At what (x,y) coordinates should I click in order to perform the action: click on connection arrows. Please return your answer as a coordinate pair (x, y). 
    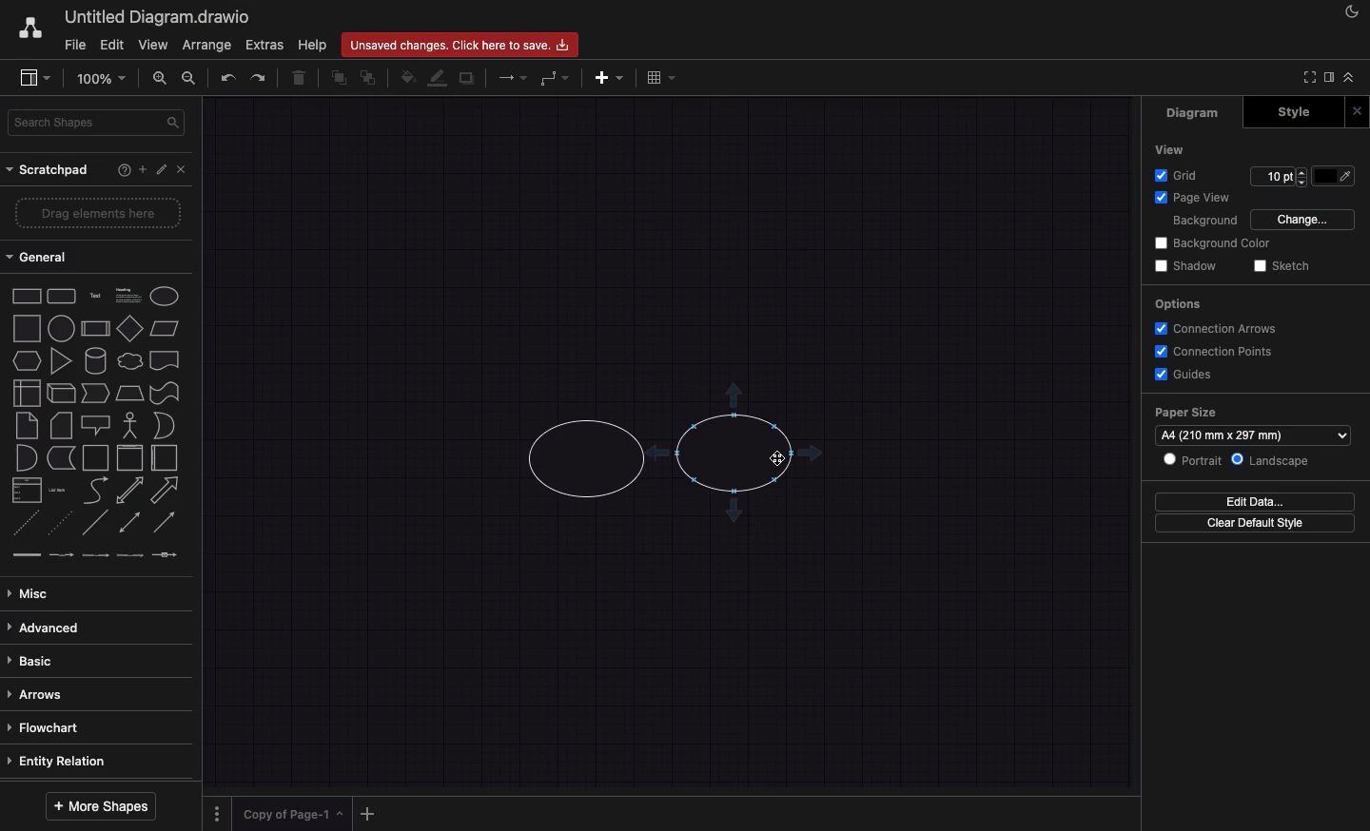
    Looking at the image, I should click on (1214, 328).